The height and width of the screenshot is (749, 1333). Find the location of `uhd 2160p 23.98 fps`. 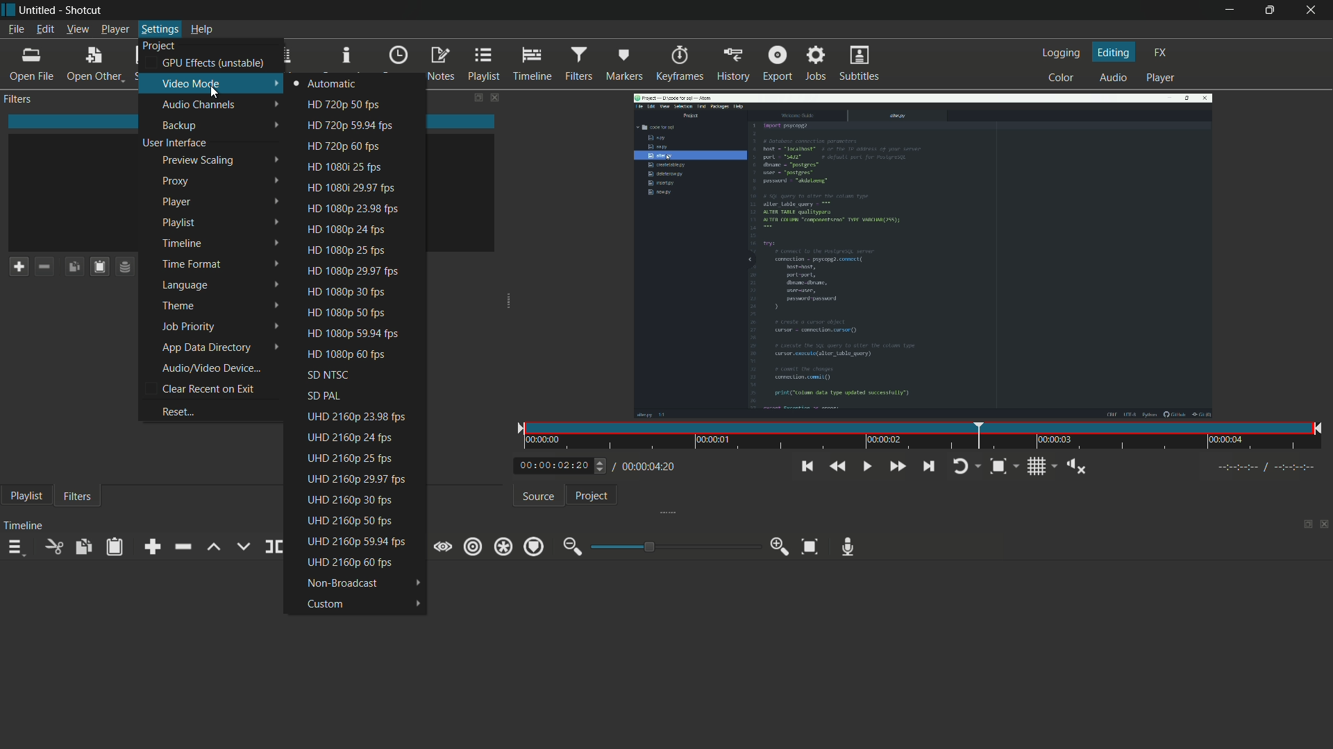

uhd 2160p 23.98 fps is located at coordinates (357, 416).